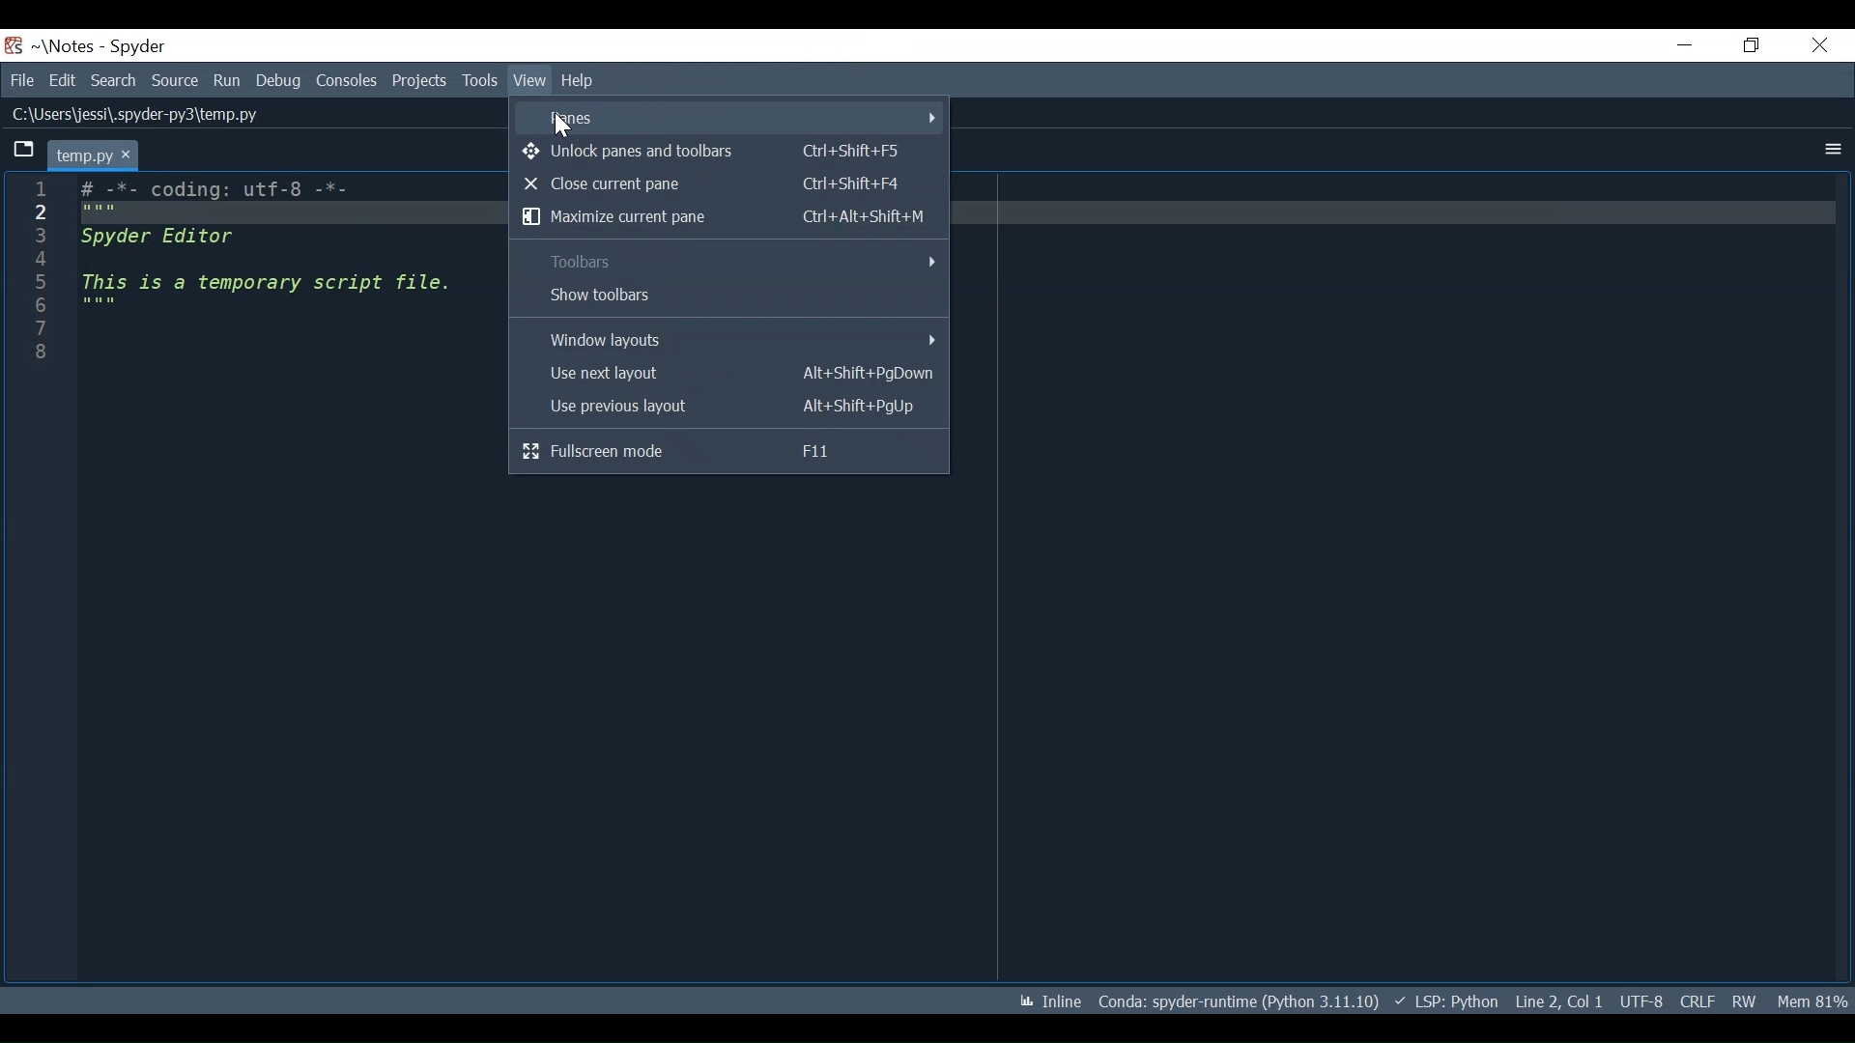 This screenshot has width=1855, height=1043. I want to click on Source, so click(176, 81).